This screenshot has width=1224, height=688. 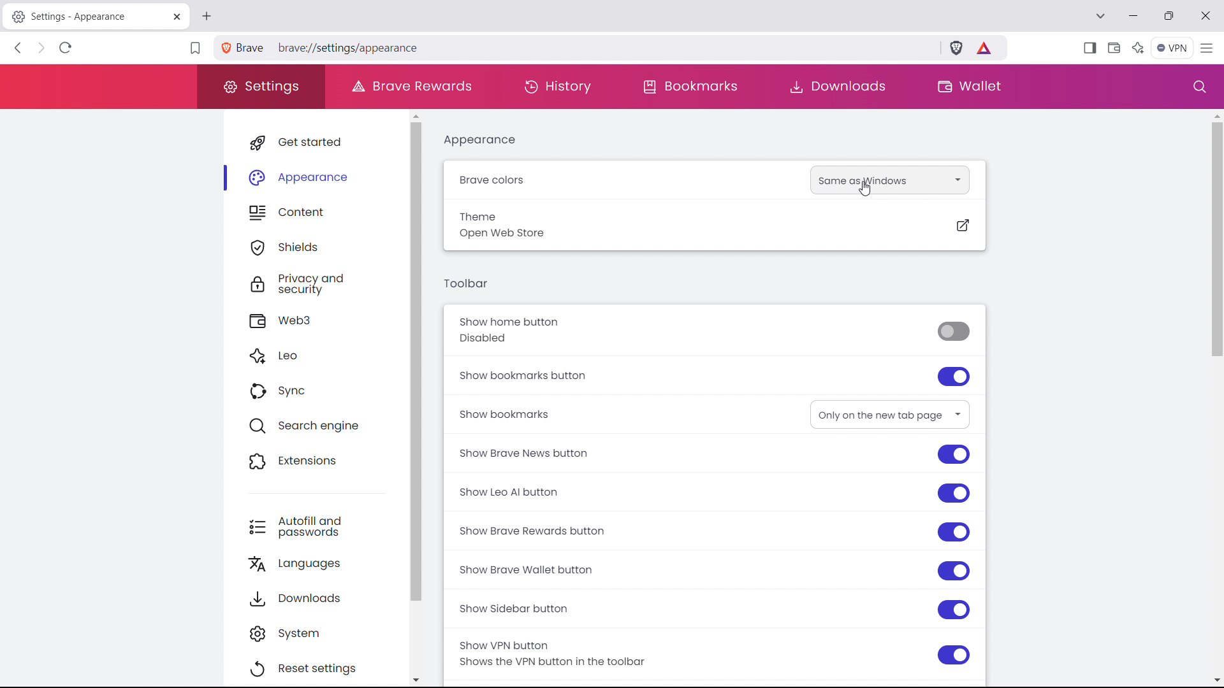 What do you see at coordinates (1216, 679) in the screenshot?
I see `scroll down` at bounding box center [1216, 679].